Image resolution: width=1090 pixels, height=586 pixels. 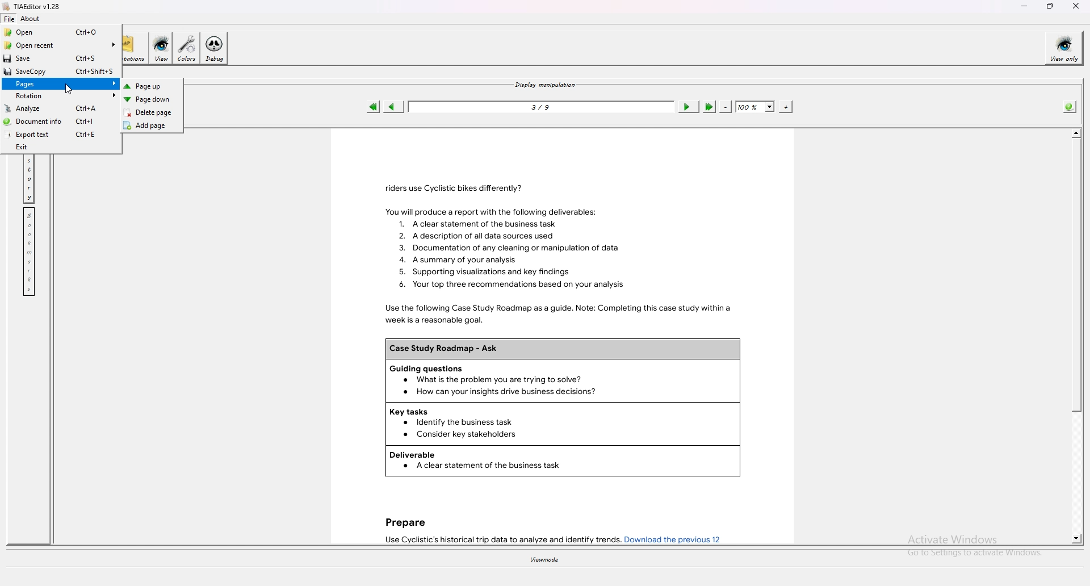 I want to click on zoom out, so click(x=725, y=106).